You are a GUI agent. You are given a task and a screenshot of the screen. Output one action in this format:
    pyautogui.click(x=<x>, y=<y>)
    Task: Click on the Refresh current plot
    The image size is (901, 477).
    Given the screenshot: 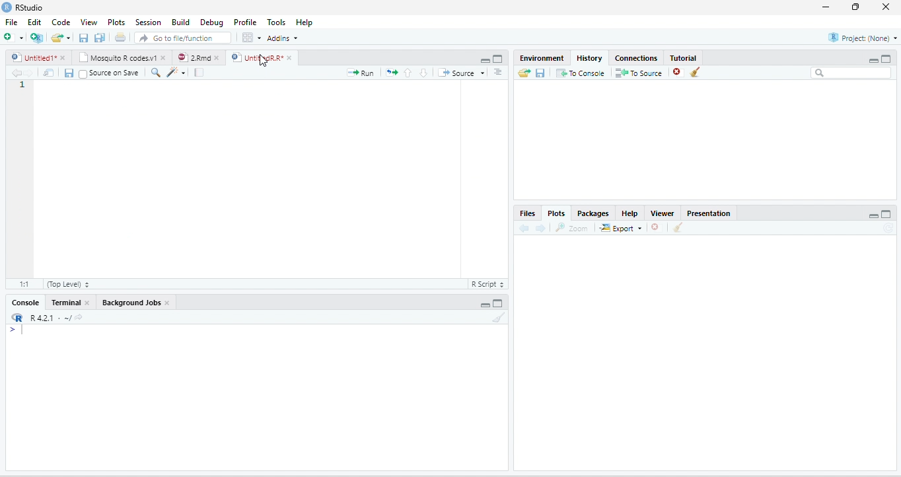 What is the action you would take?
    pyautogui.click(x=888, y=227)
    